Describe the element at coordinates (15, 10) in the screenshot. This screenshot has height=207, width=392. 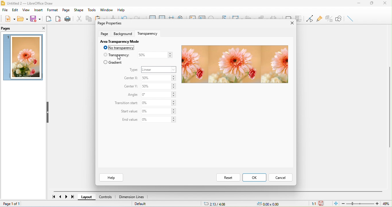
I see `edit` at that location.